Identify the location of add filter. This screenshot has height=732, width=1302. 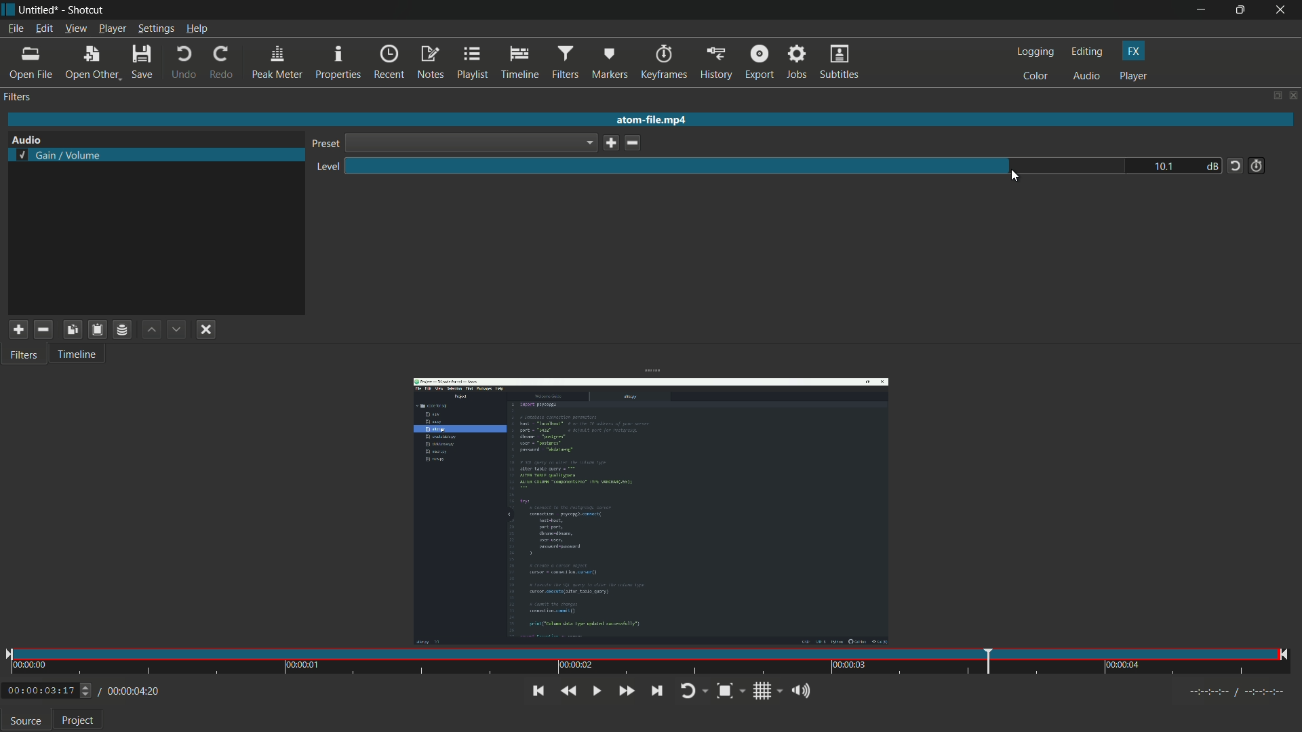
(18, 329).